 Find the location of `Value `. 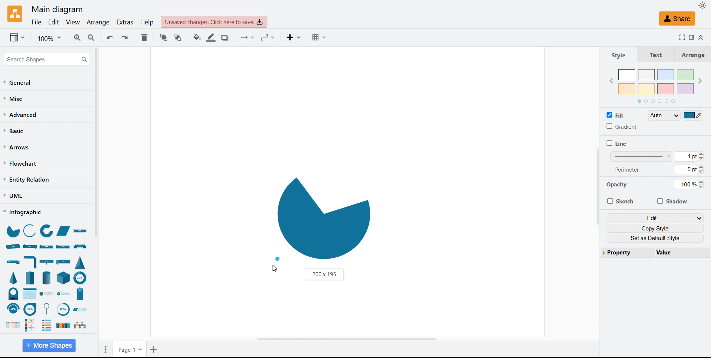

Value  is located at coordinates (679, 252).